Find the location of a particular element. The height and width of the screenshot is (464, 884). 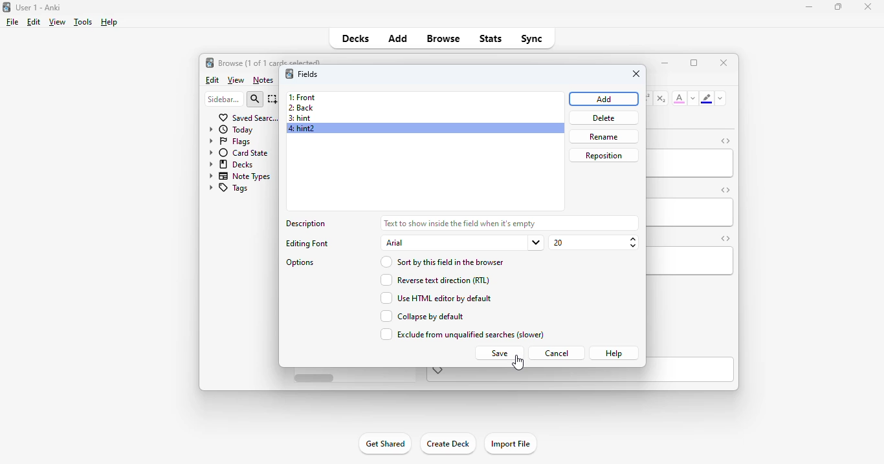

tags is located at coordinates (228, 189).